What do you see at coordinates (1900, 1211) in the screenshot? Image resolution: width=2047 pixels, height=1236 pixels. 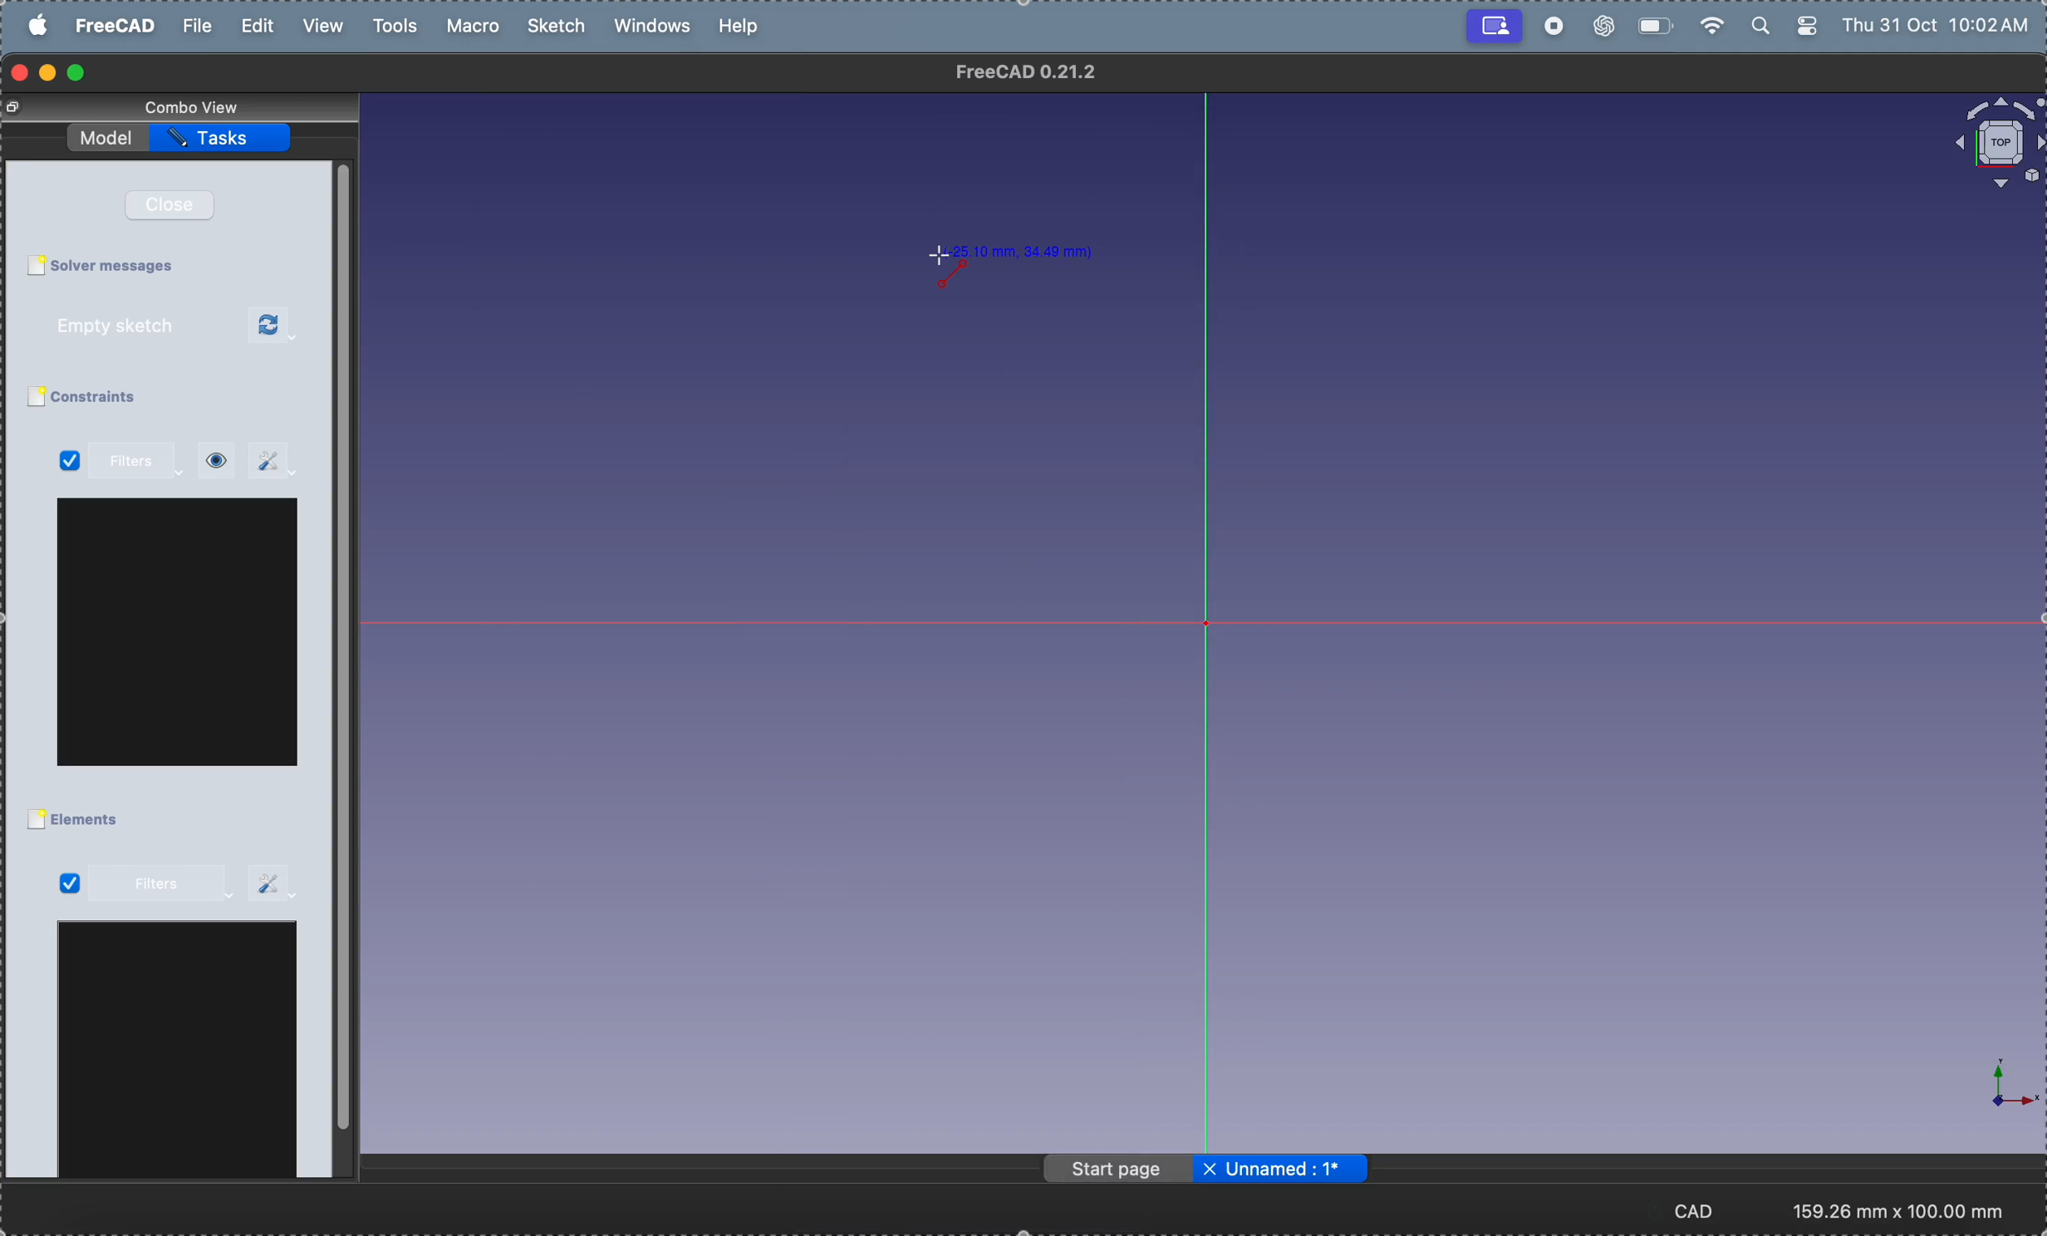 I see `193.17 mm x 100.00 mm` at bounding box center [1900, 1211].